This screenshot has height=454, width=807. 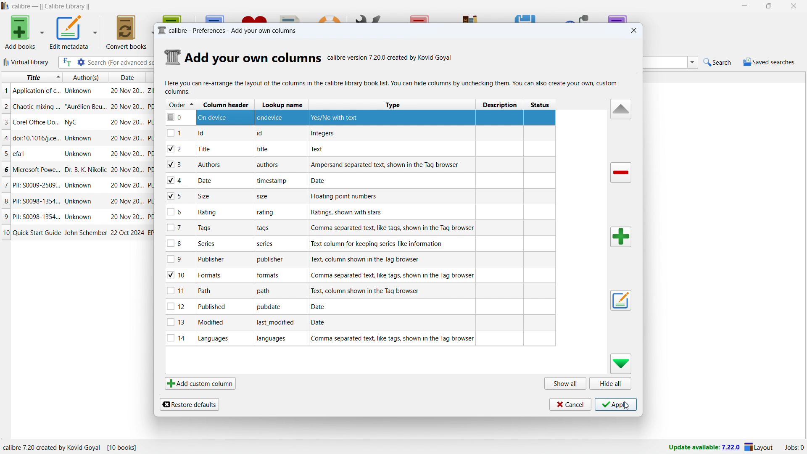 What do you see at coordinates (269, 259) in the screenshot?
I see `publisher` at bounding box center [269, 259].